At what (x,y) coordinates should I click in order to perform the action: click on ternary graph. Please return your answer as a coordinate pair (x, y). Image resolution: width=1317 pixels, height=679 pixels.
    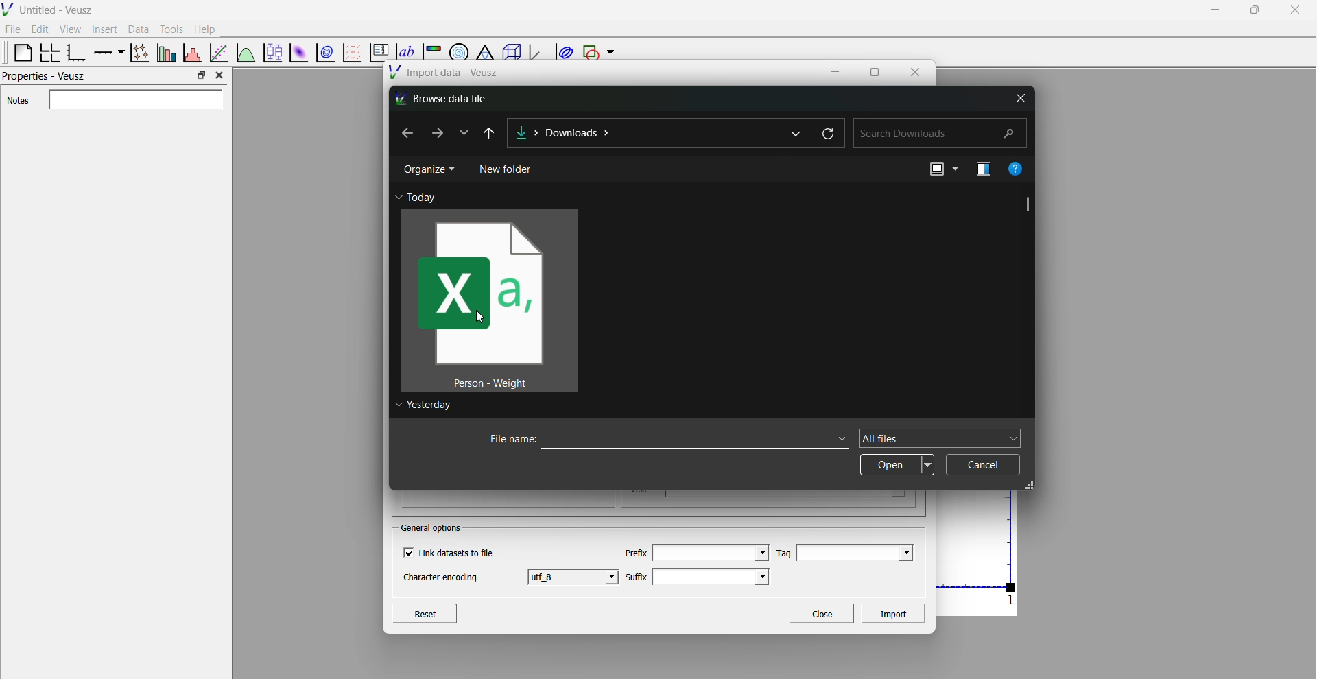
    Looking at the image, I should click on (484, 47).